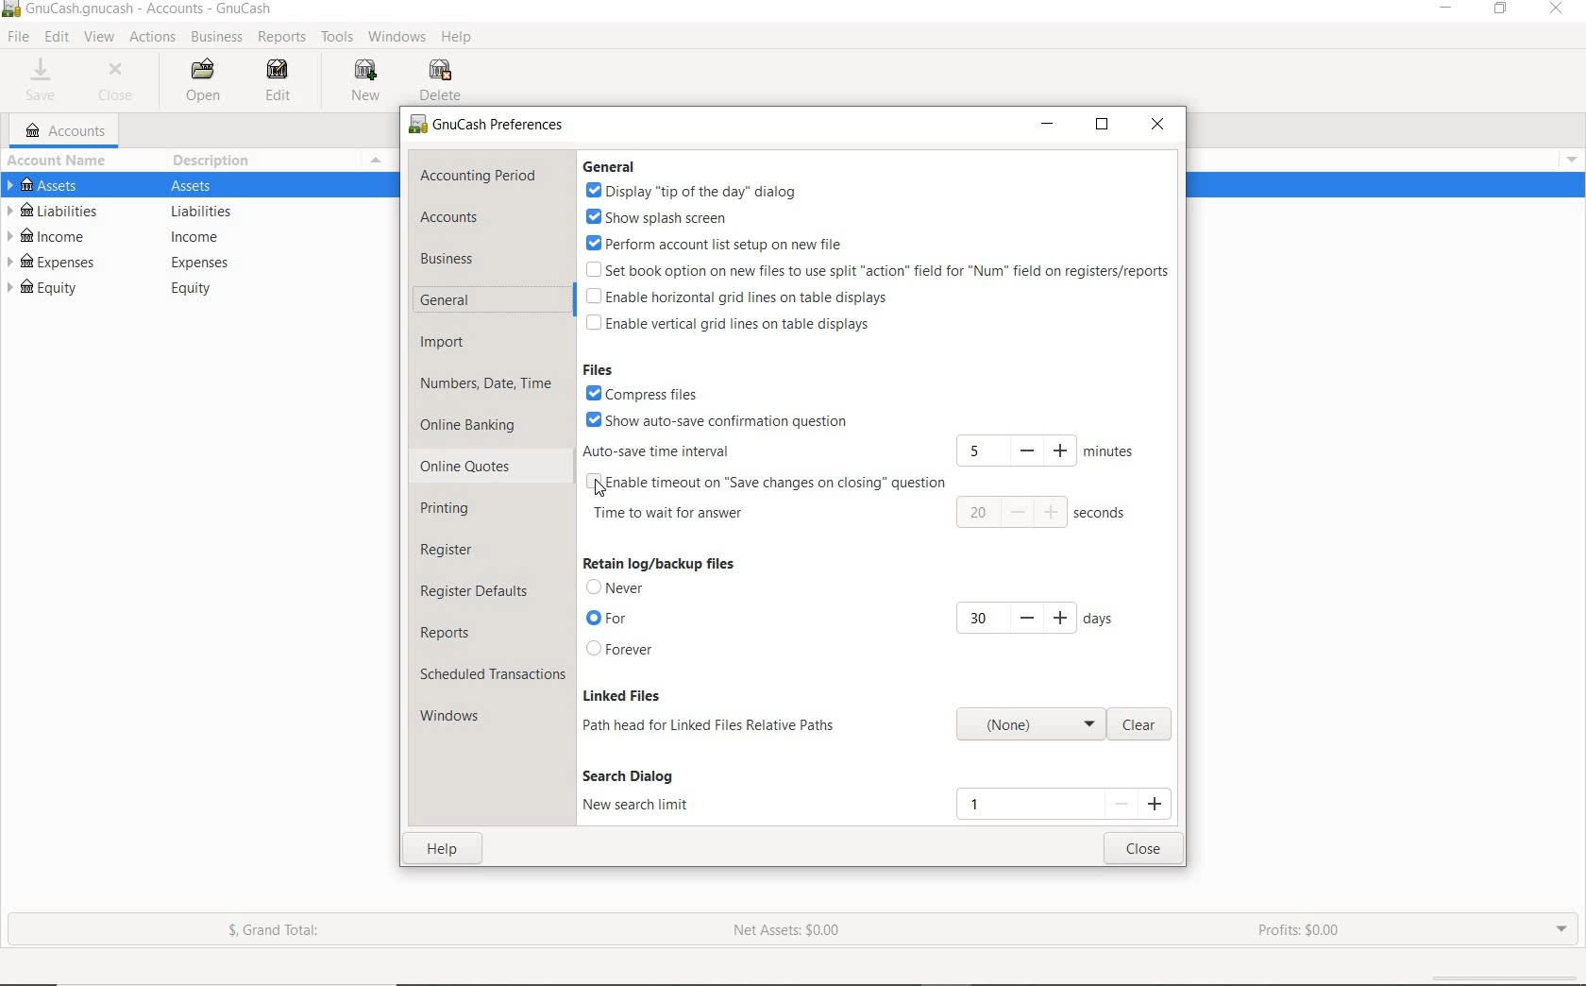  I want to click on WINDOWS, so click(452, 716).